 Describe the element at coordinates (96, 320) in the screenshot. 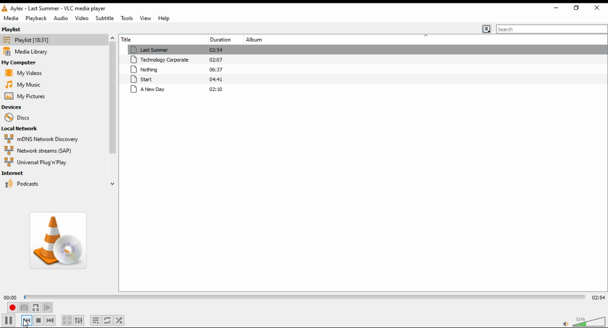

I see `toggle playlist` at that location.